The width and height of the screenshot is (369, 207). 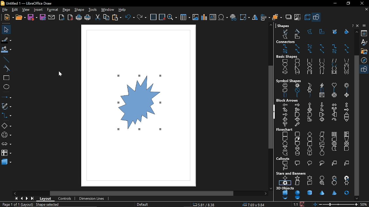 I want to click on view, so click(x=27, y=10).